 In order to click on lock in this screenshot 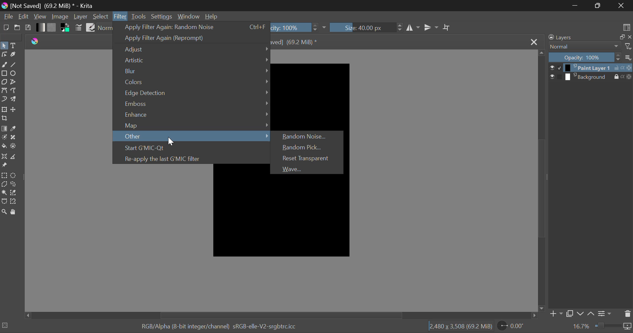, I will do `click(615, 67)`.